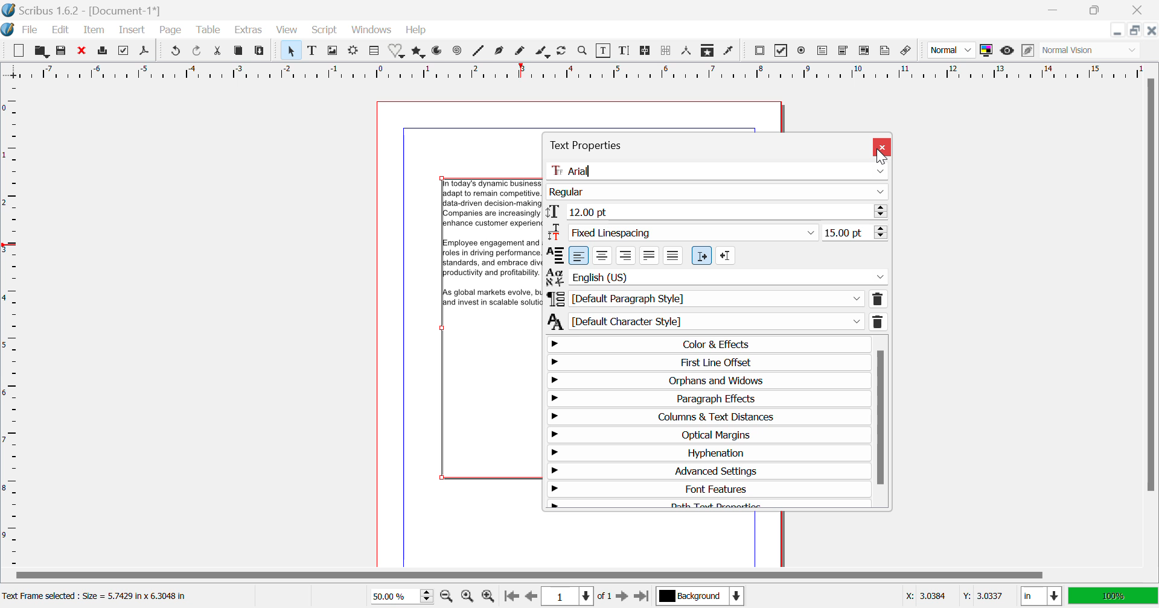  What do you see at coordinates (718, 278) in the screenshot?
I see `Language` at bounding box center [718, 278].